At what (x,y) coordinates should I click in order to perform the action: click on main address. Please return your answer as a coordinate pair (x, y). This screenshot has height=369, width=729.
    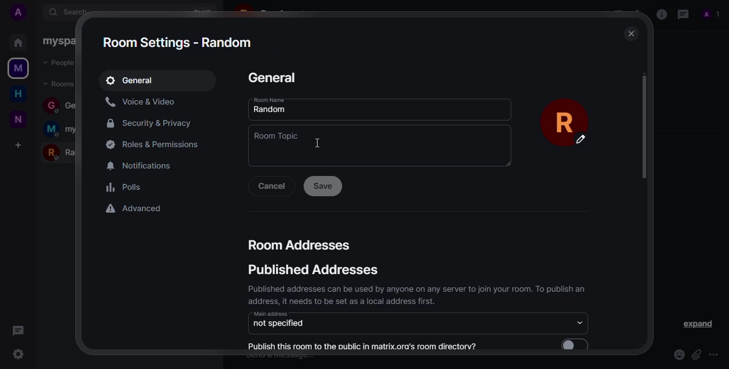
    Looking at the image, I should click on (271, 314).